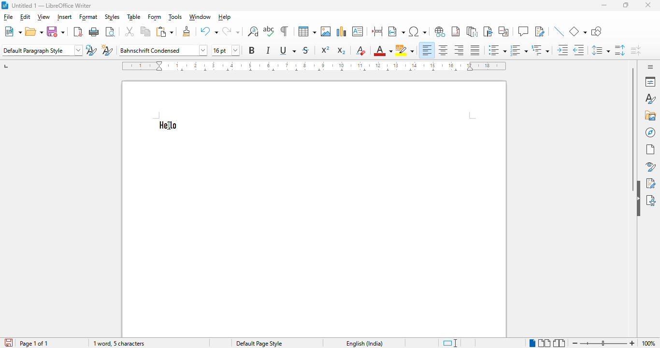  I want to click on insert endnote, so click(473, 31).